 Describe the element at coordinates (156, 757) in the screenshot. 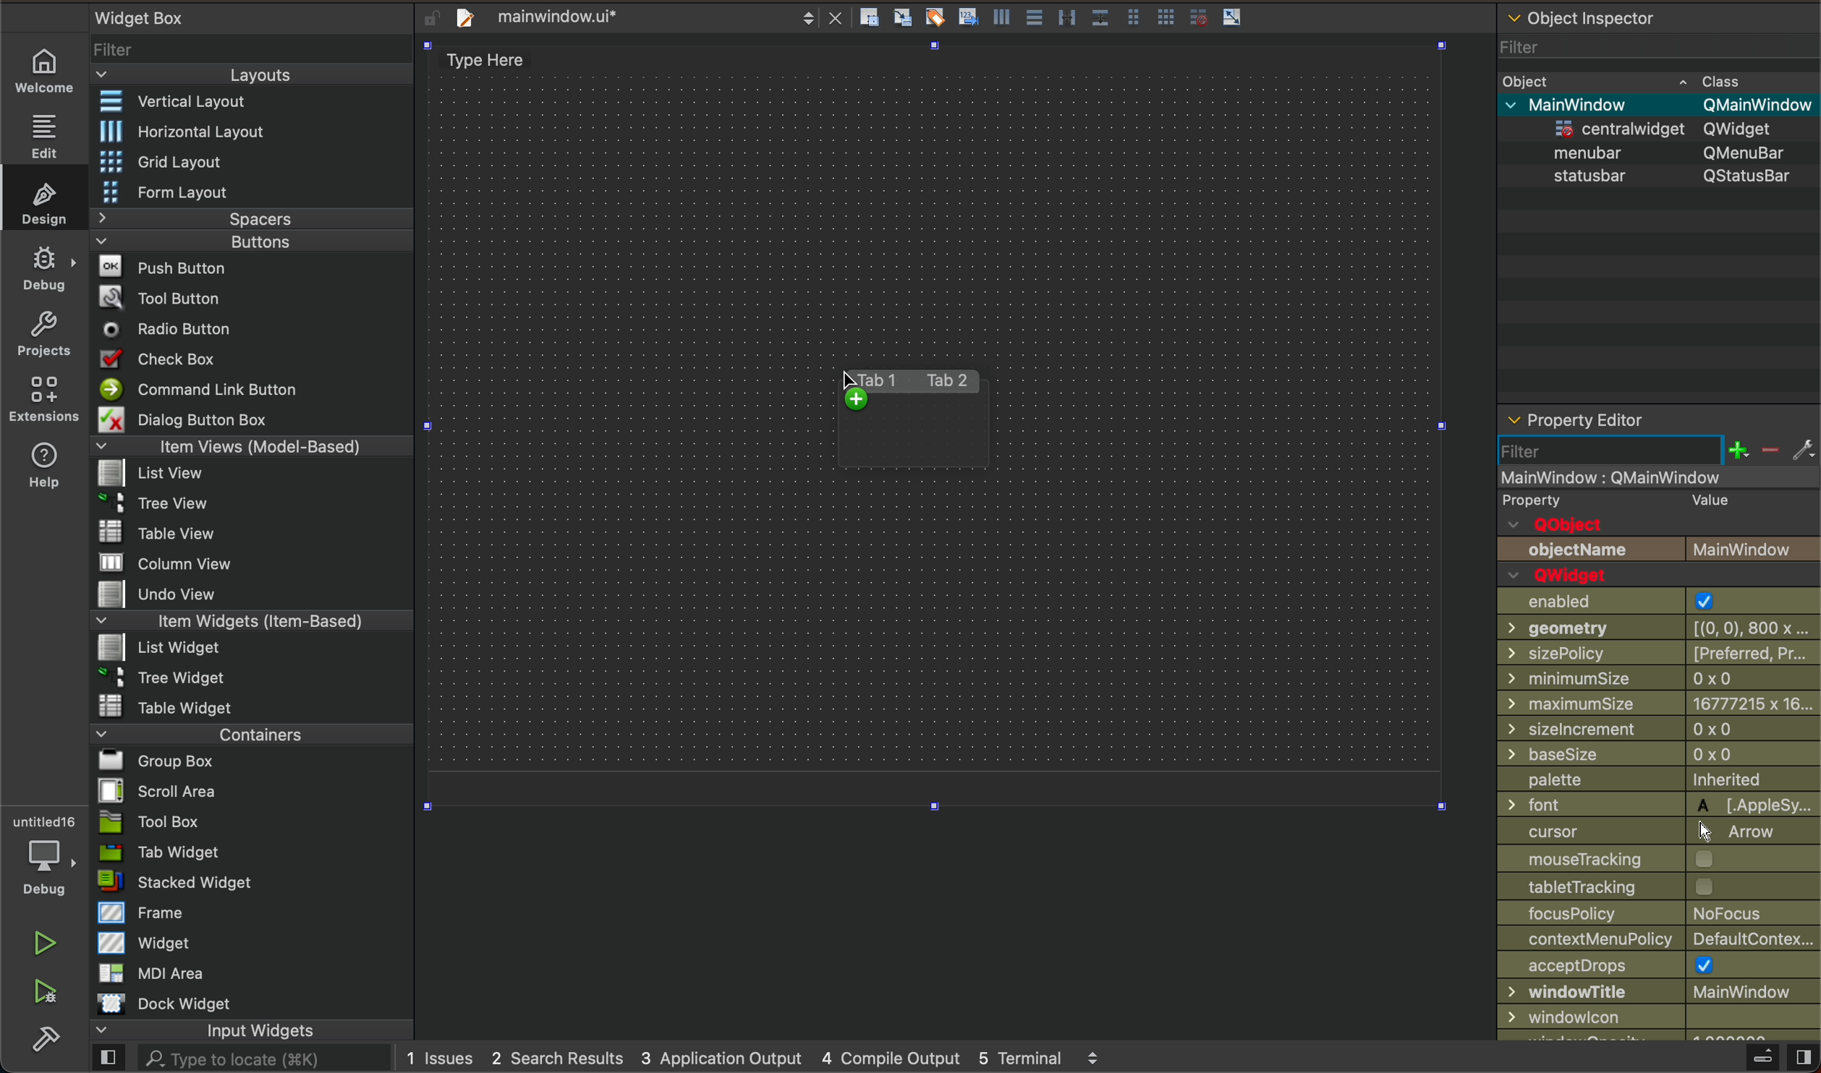

I see `Bl Group Box` at that location.